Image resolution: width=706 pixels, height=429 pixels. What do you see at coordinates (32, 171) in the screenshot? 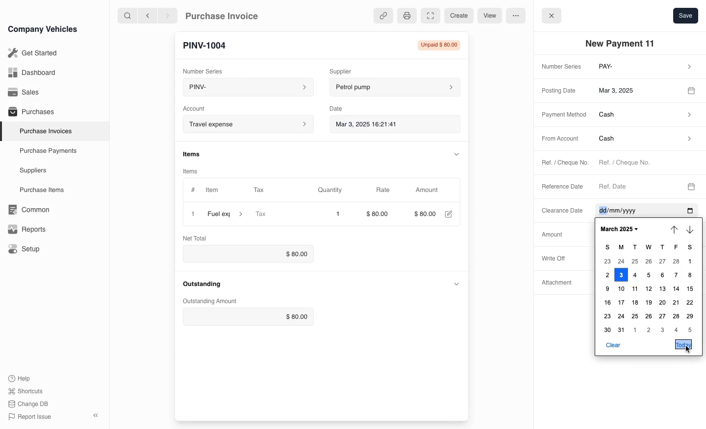
I see `Suppliers` at bounding box center [32, 171].